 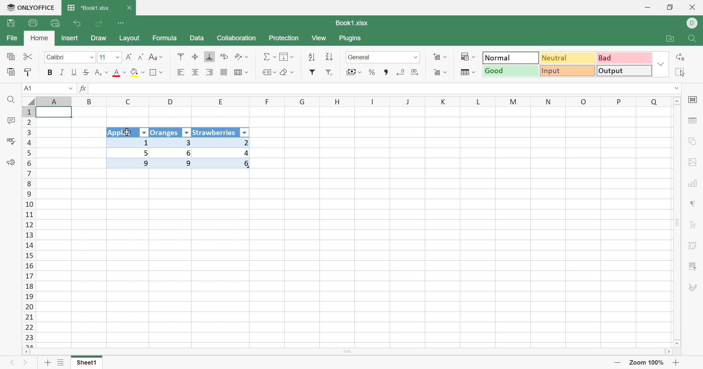 What do you see at coordinates (654, 101) in the screenshot?
I see `Q` at bounding box center [654, 101].